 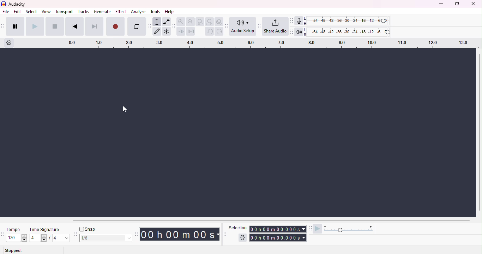 I want to click on total time, so click(x=278, y=238).